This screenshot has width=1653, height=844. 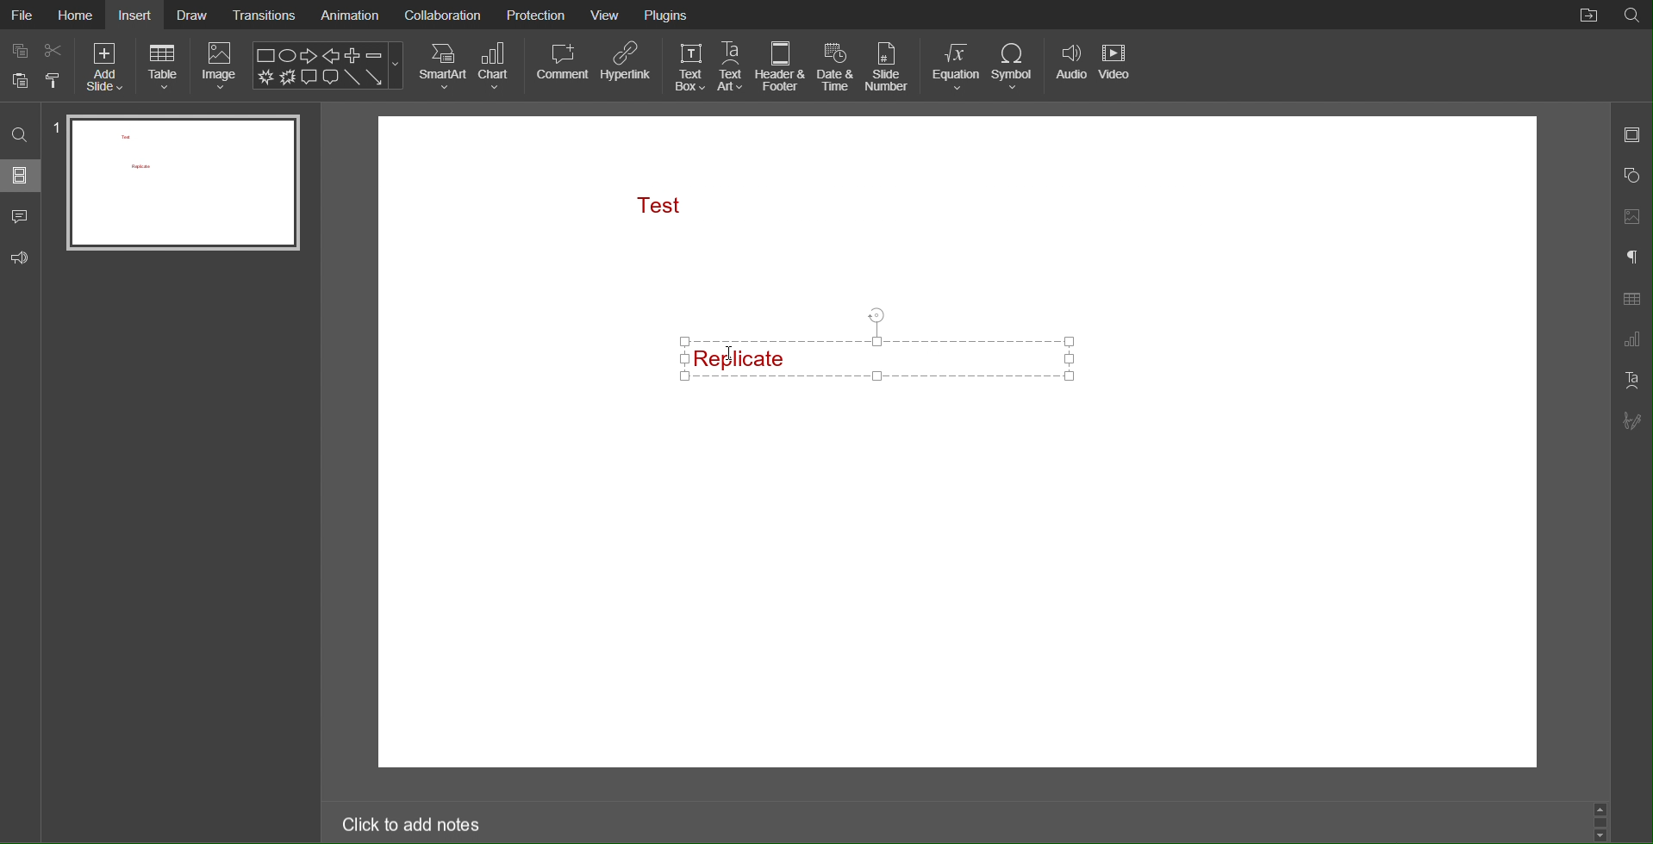 What do you see at coordinates (562, 65) in the screenshot?
I see `Comment` at bounding box center [562, 65].